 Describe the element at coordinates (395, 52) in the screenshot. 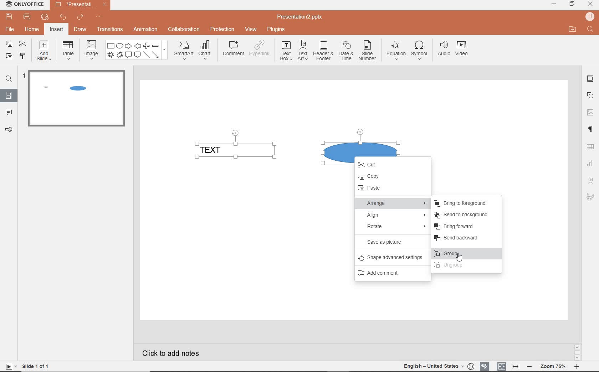

I see `equation` at that location.